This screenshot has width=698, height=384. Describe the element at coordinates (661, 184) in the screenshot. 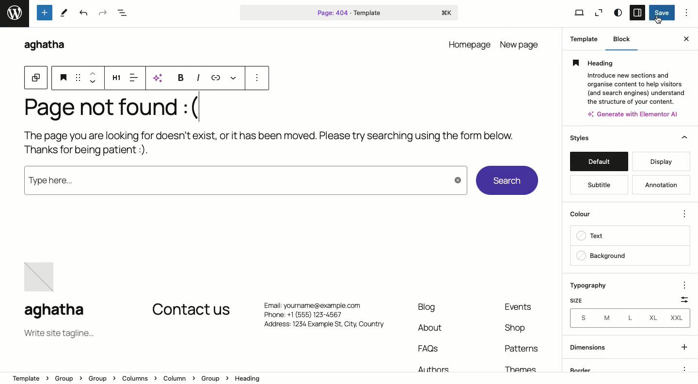

I see `annotation` at that location.